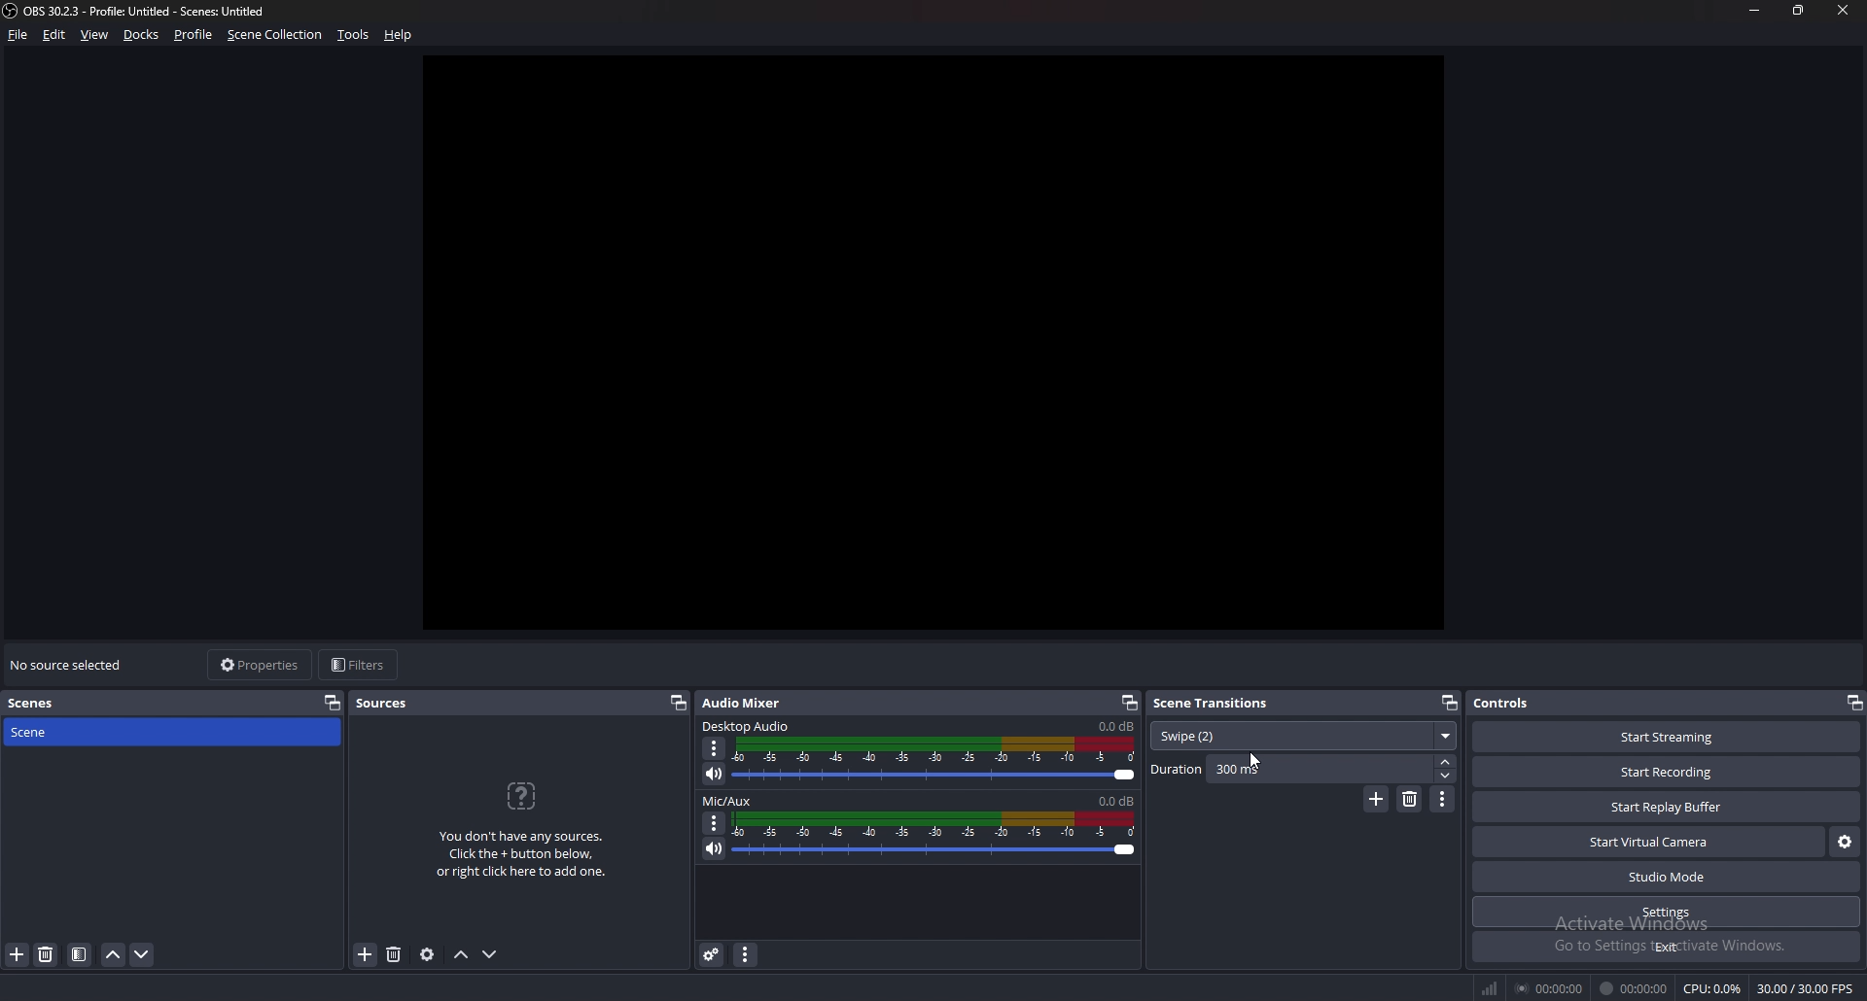 The height and width of the screenshot is (1001, 1867). What do you see at coordinates (80, 954) in the screenshot?
I see `filter` at bounding box center [80, 954].